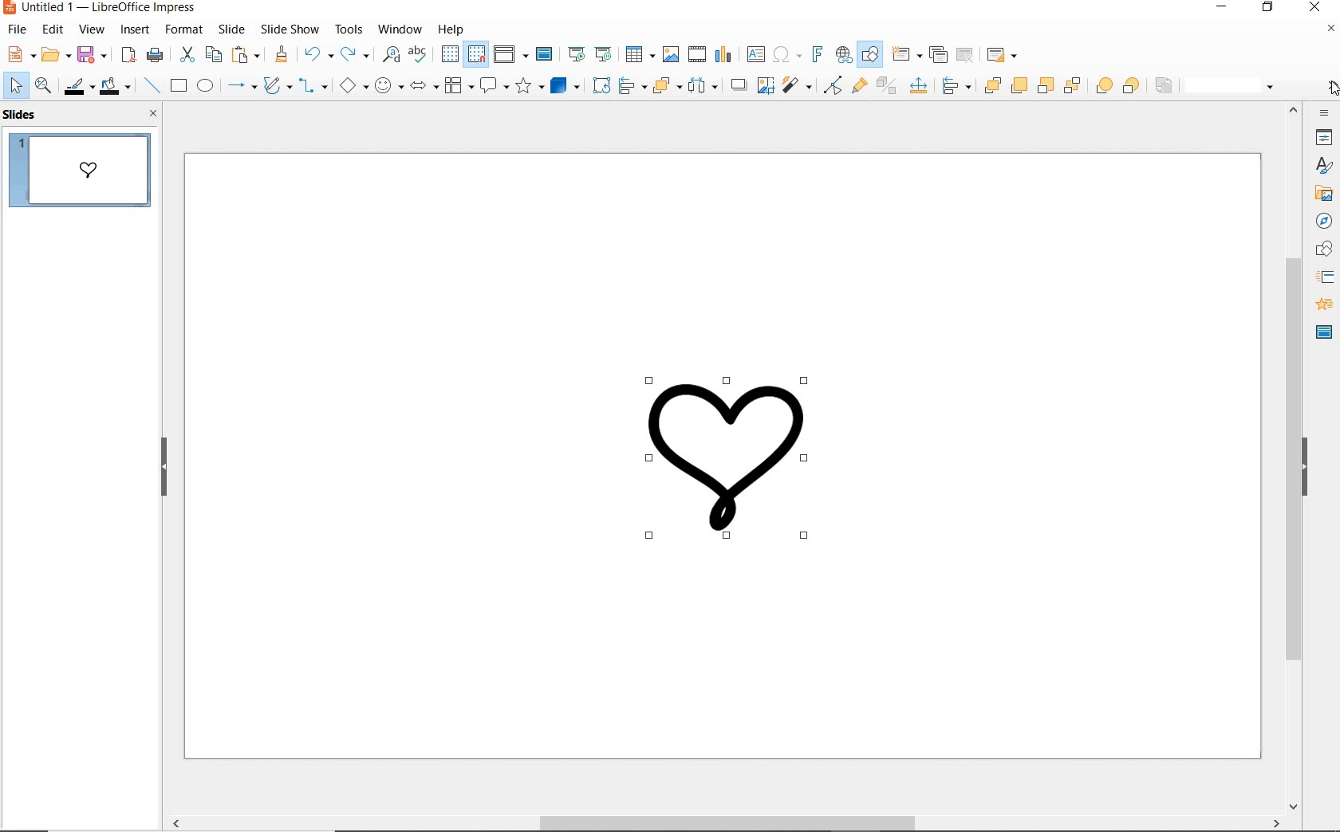 Image resolution: width=1340 pixels, height=832 pixels. I want to click on Untitled 1 - LibreOffice Impress, so click(101, 9).